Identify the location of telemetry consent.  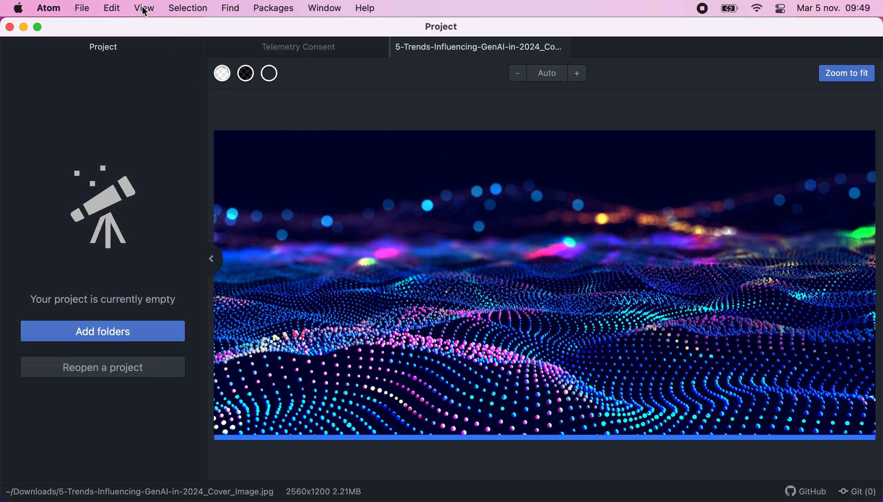
(300, 48).